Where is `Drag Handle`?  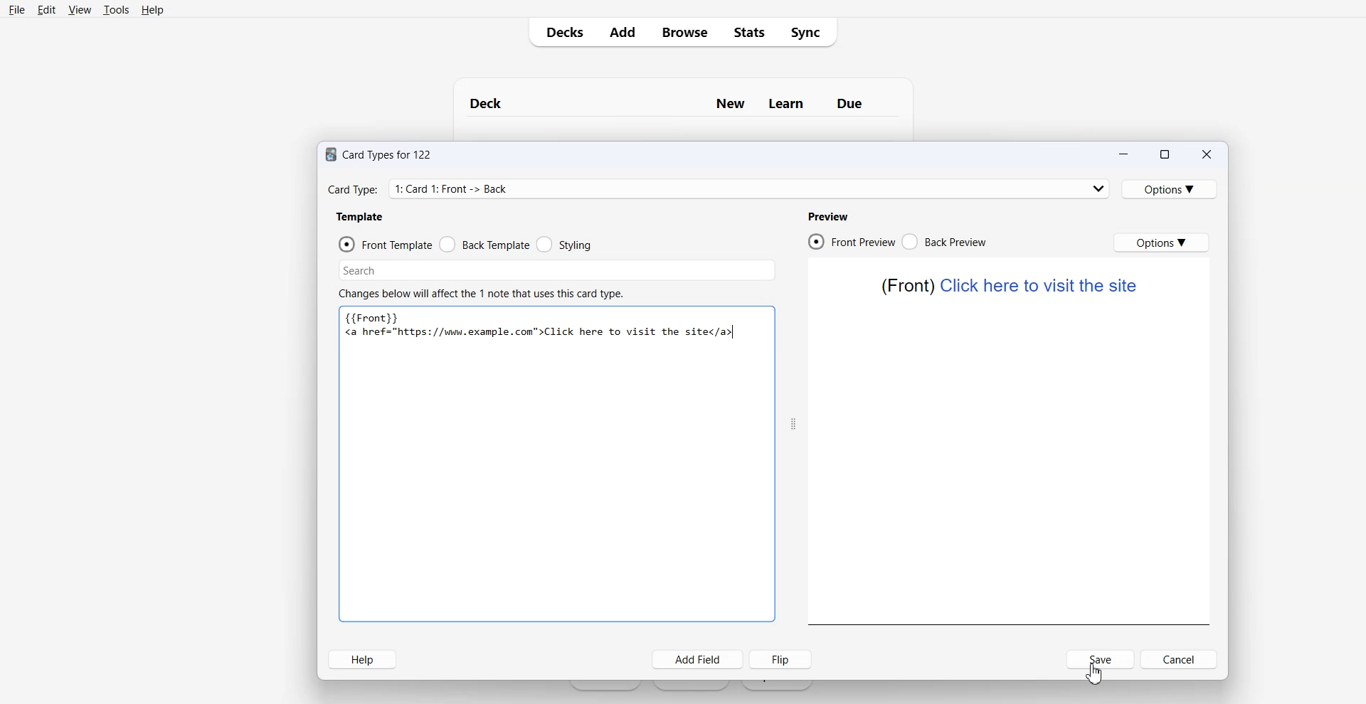
Drag Handle is located at coordinates (793, 425).